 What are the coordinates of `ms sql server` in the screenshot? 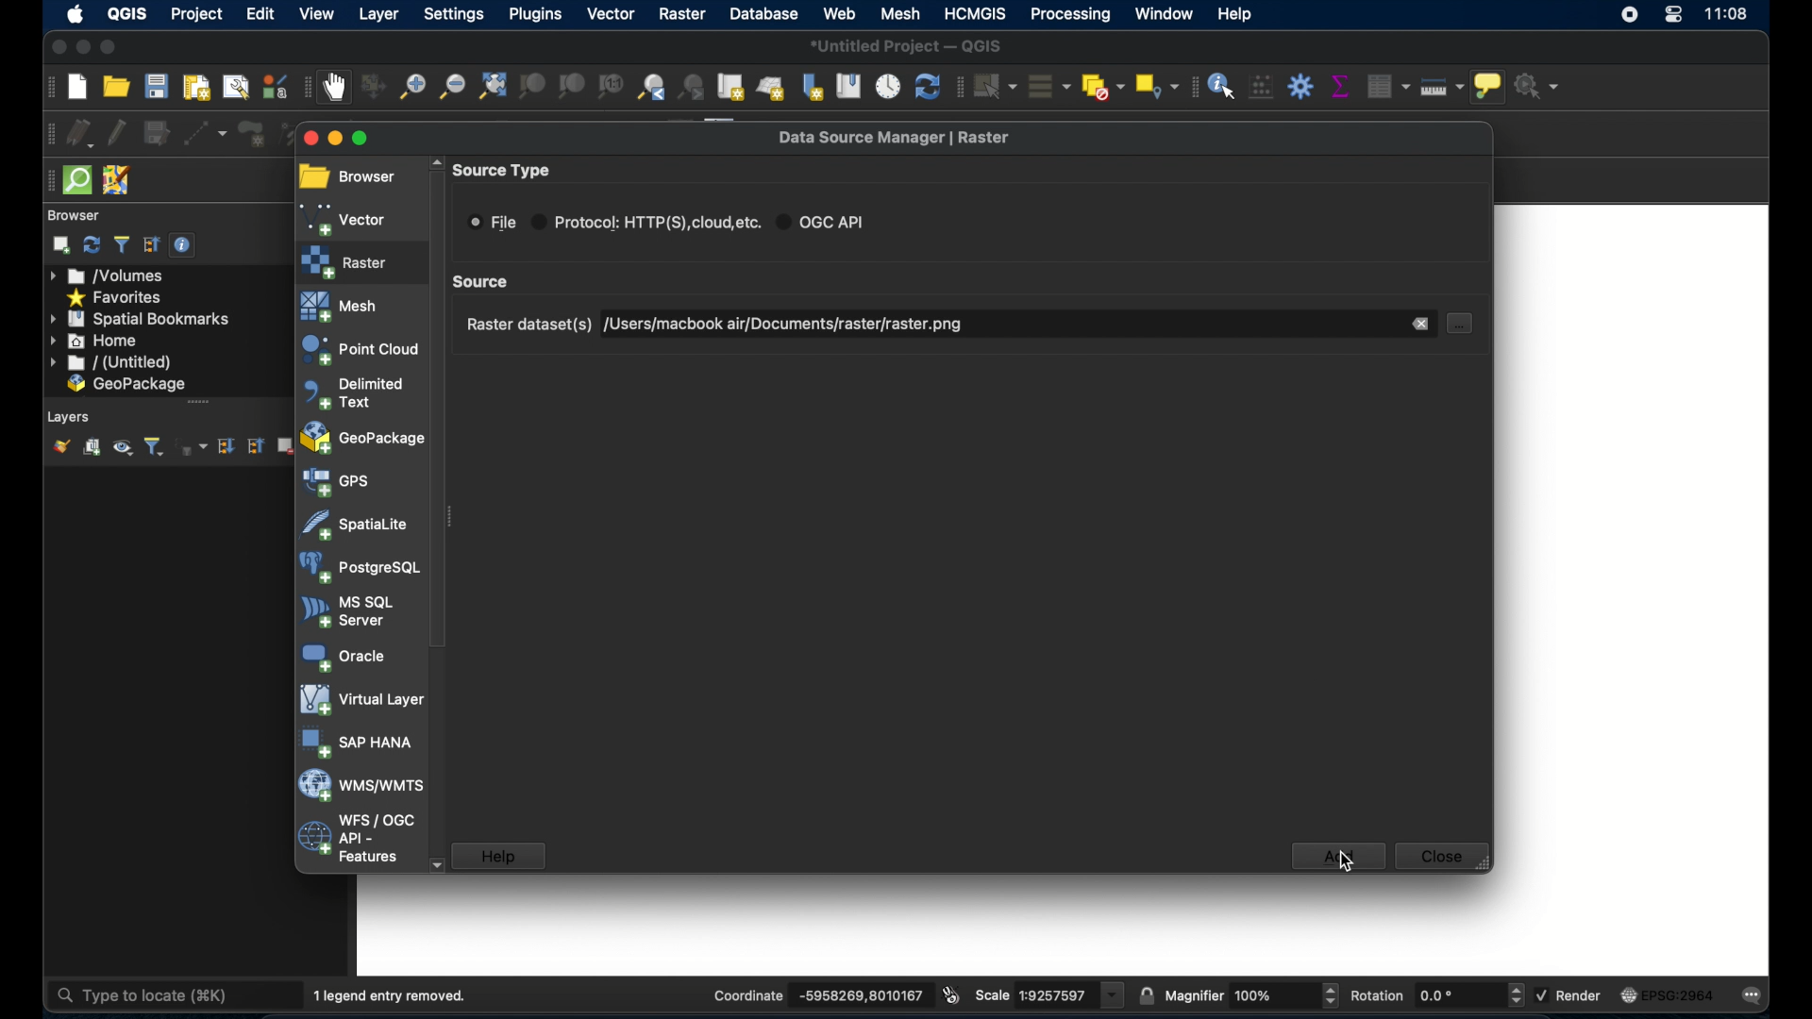 It's located at (353, 610).